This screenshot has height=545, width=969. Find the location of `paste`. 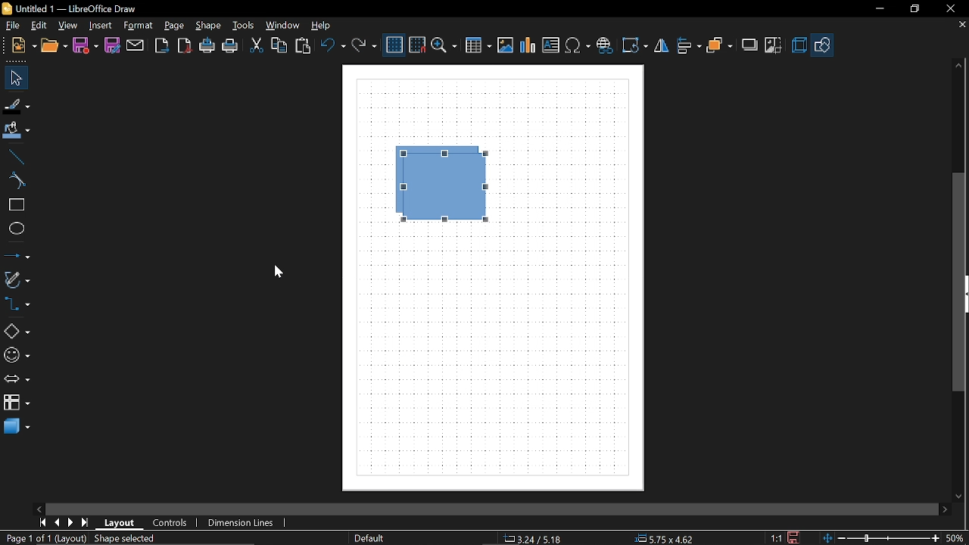

paste is located at coordinates (304, 46).